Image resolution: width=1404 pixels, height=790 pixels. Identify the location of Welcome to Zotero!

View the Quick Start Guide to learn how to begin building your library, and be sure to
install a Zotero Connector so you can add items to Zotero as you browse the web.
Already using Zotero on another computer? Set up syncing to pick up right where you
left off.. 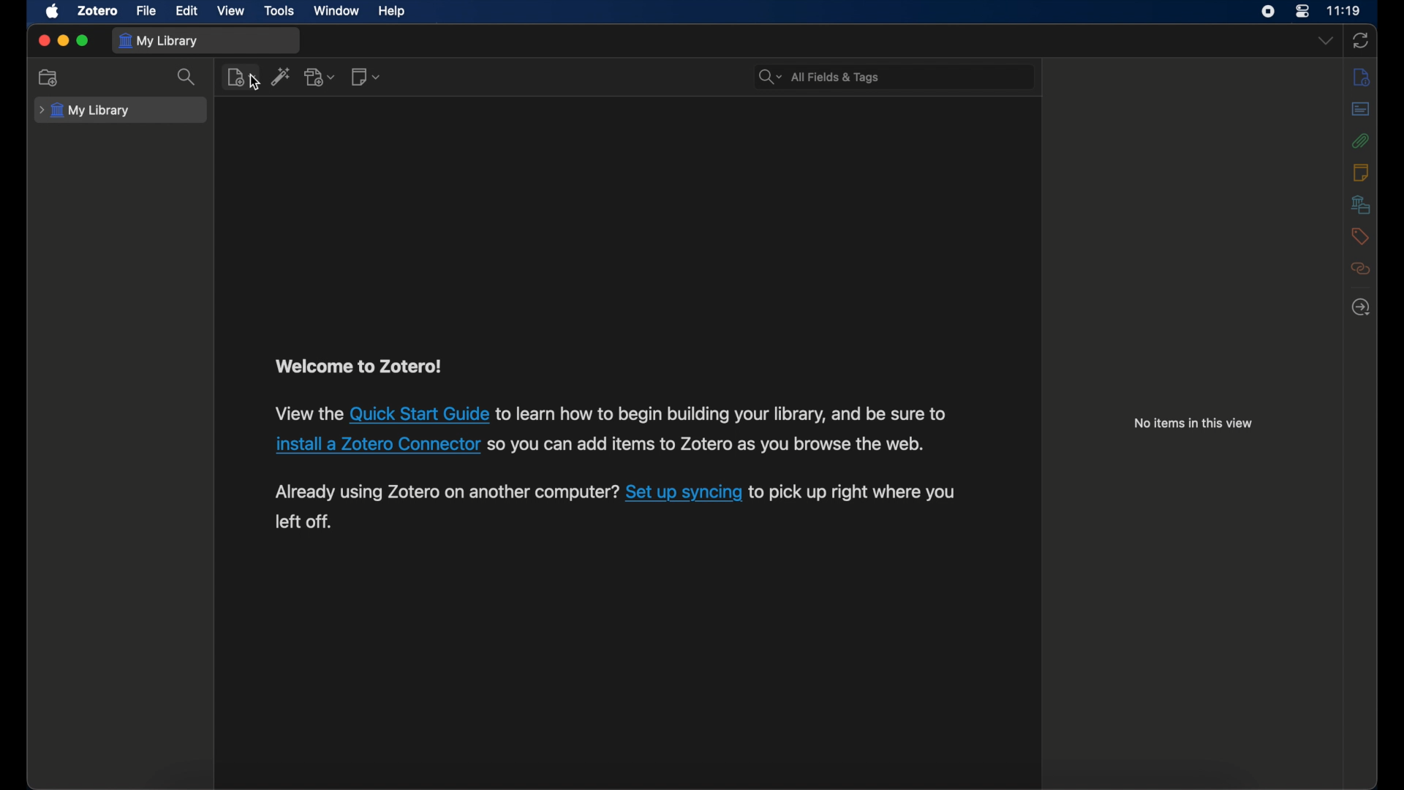
(622, 445).